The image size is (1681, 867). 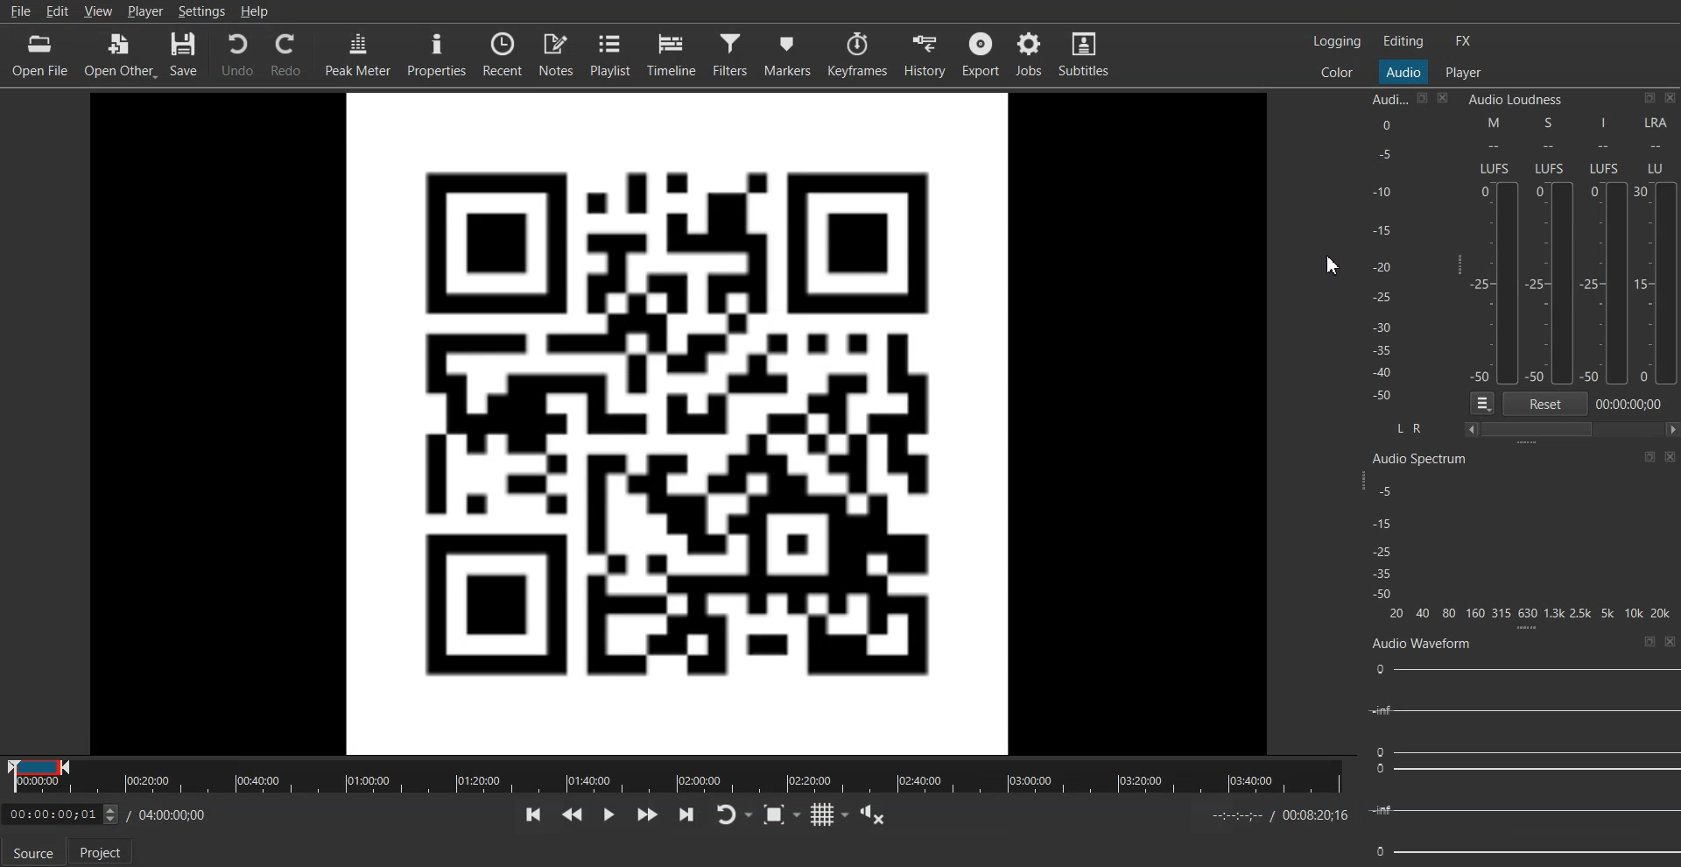 I want to click on Horizontal Scroll bar, so click(x=1572, y=428).